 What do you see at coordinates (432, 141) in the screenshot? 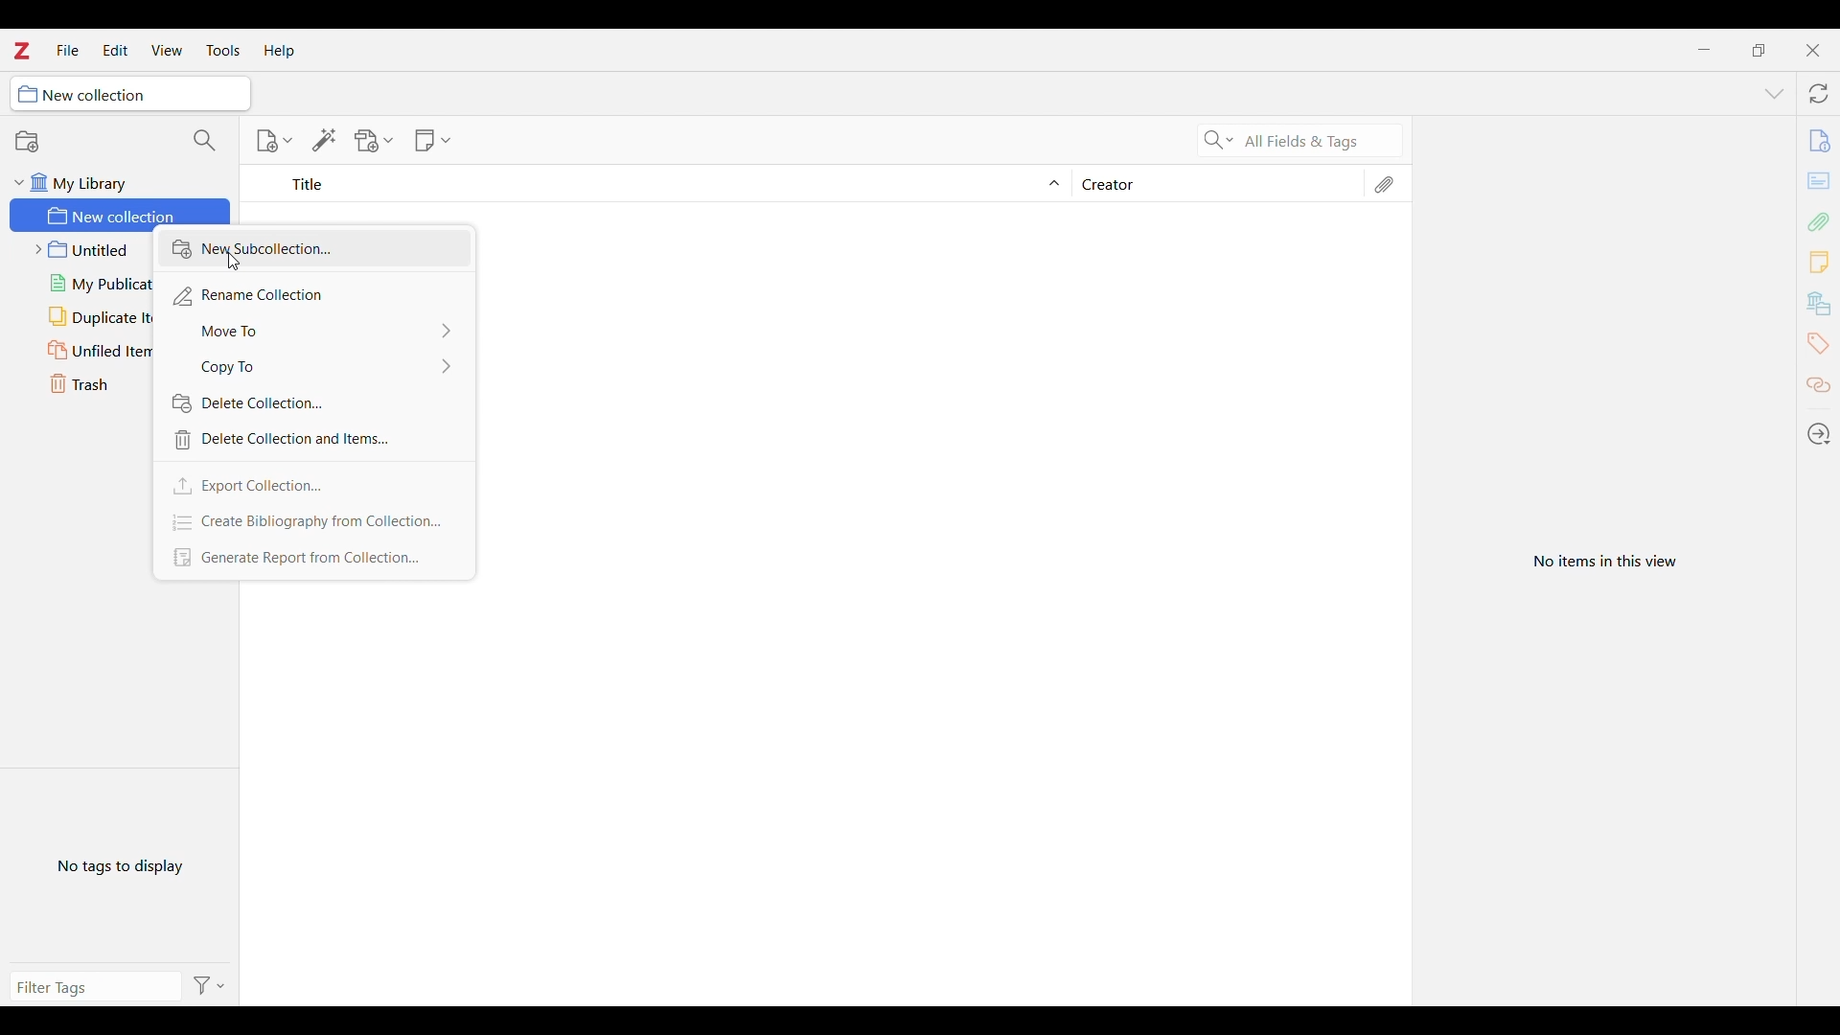
I see `New note options` at bounding box center [432, 141].